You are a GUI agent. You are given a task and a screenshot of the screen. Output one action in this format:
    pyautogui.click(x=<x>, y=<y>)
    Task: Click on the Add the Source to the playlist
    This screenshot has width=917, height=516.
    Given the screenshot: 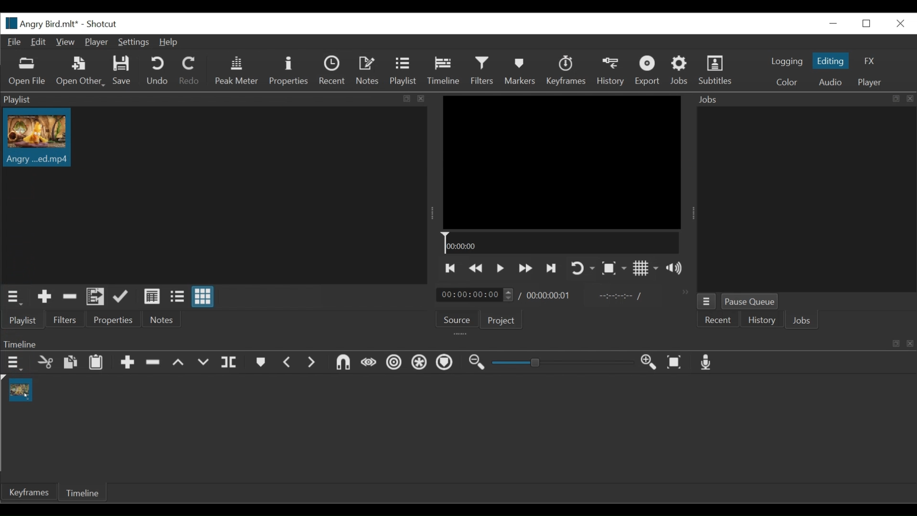 What is the action you would take?
    pyautogui.click(x=45, y=296)
    